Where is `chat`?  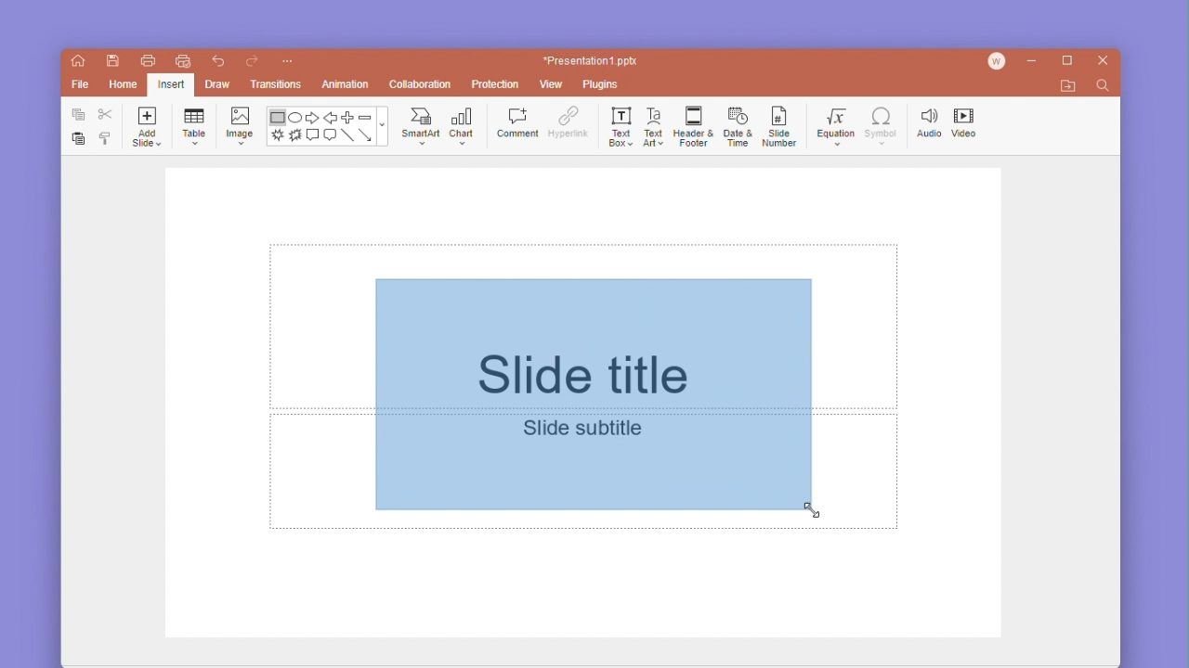 chat is located at coordinates (464, 124).